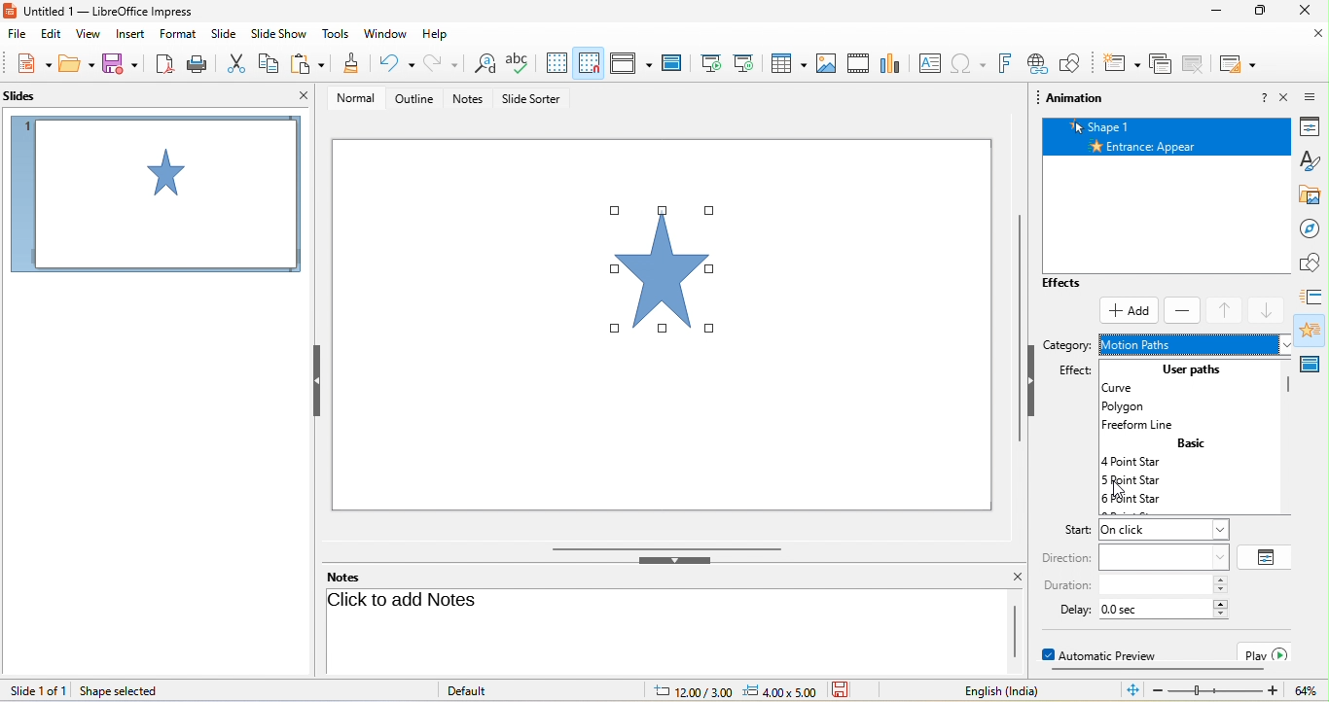 This screenshot has width=1329, height=702. I want to click on slide layout, so click(1239, 65).